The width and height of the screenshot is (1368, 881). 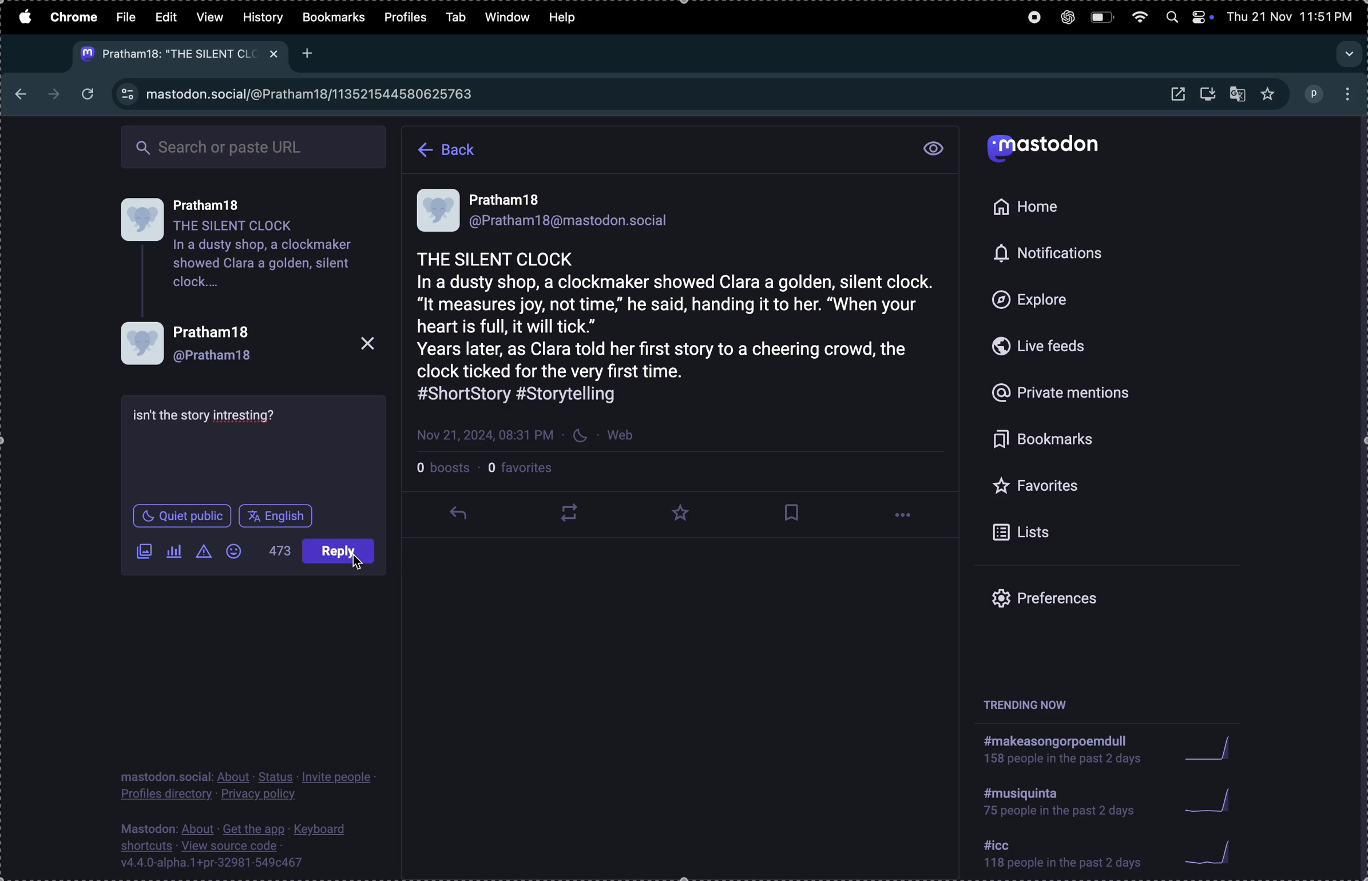 I want to click on open window, so click(x=1176, y=94).